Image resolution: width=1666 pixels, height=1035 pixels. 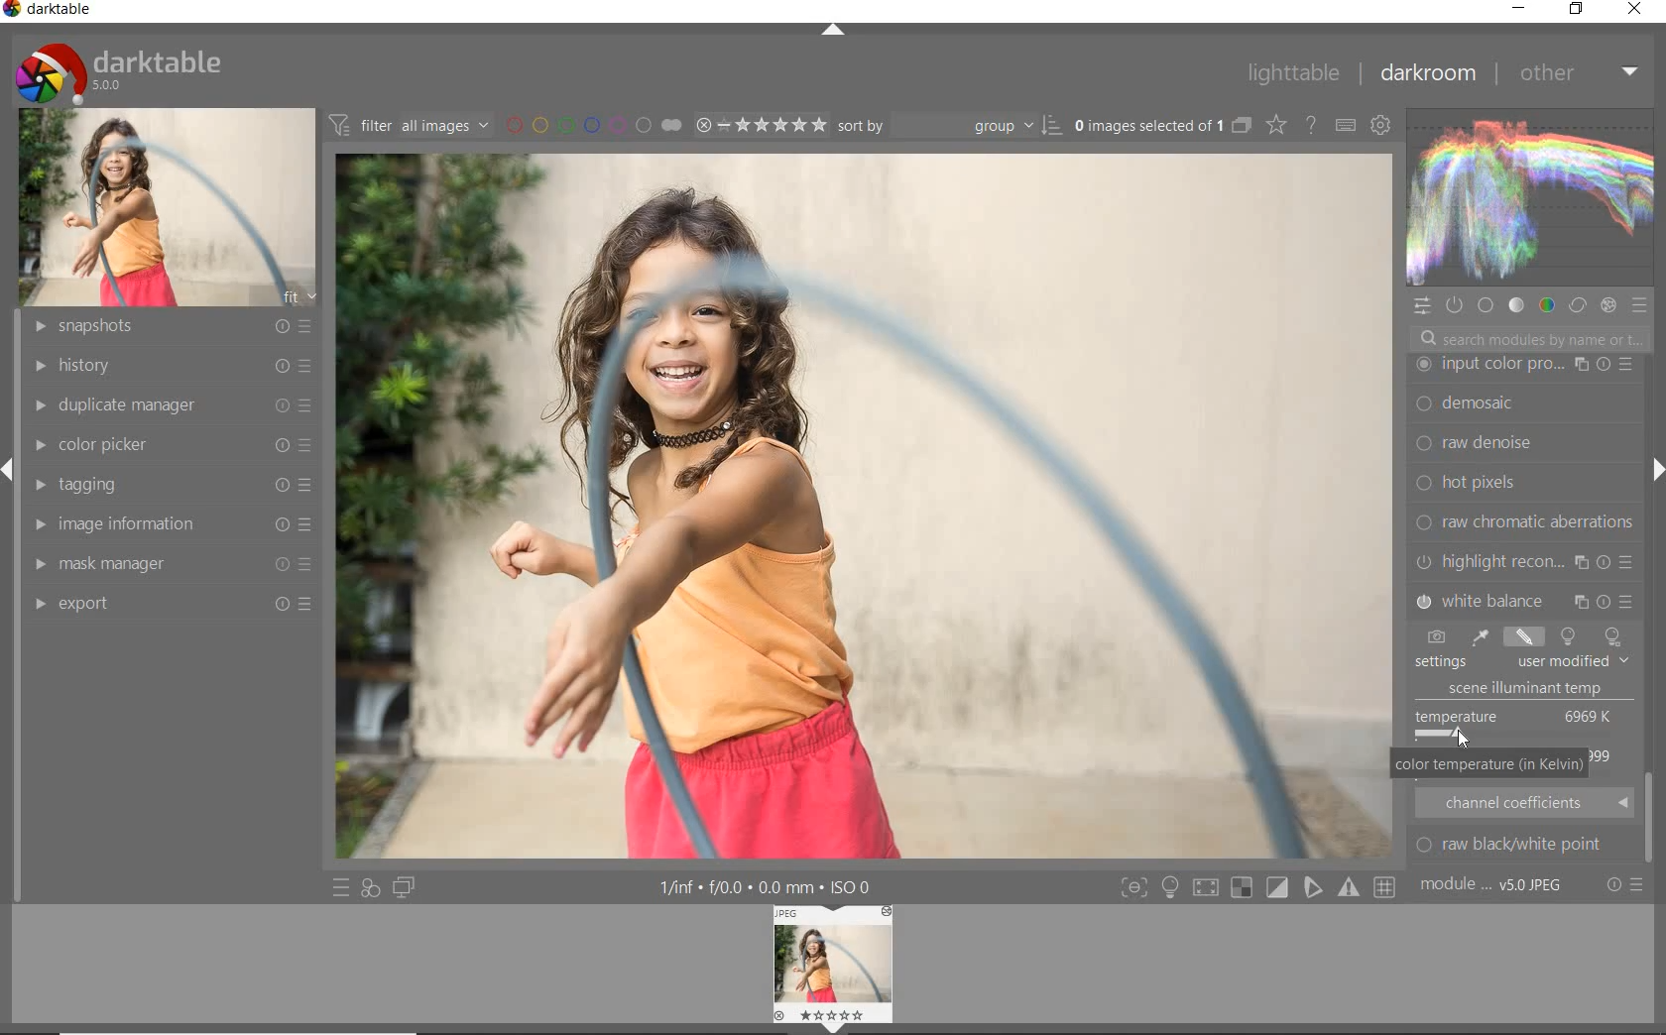 I want to click on toggle mode , so click(x=1210, y=886).